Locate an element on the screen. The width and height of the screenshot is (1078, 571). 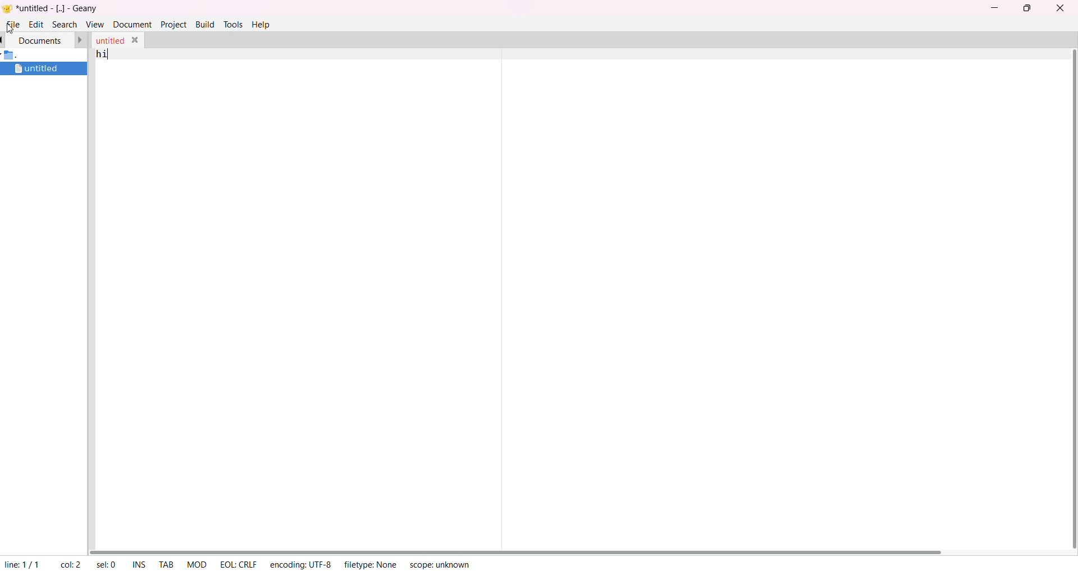
tools is located at coordinates (232, 24).